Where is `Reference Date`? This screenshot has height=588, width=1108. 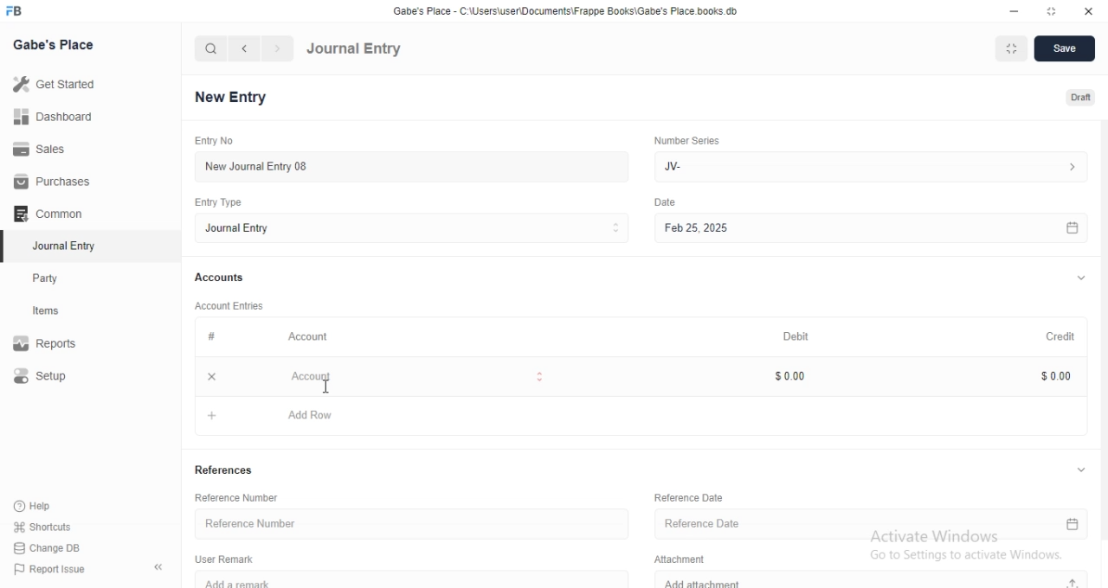 Reference Date is located at coordinates (686, 496).